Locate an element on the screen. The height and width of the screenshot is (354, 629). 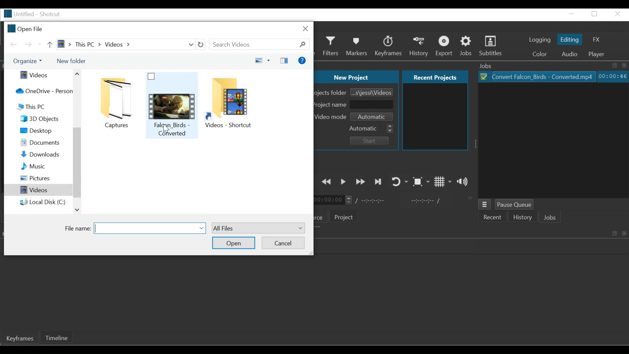
Editing is located at coordinates (570, 39).